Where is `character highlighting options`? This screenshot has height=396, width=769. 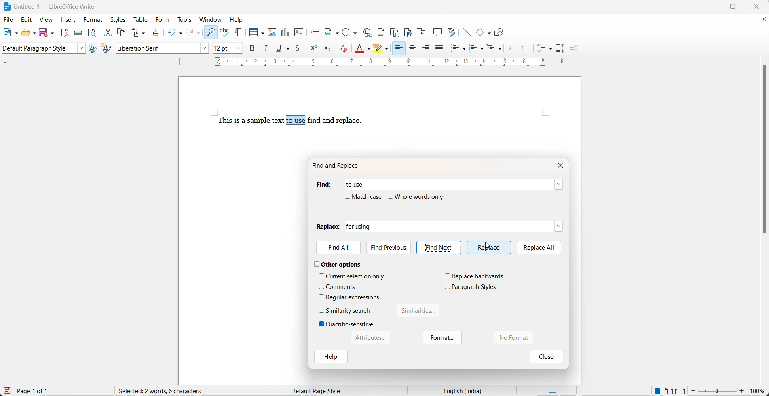
character highlighting options is located at coordinates (388, 50).